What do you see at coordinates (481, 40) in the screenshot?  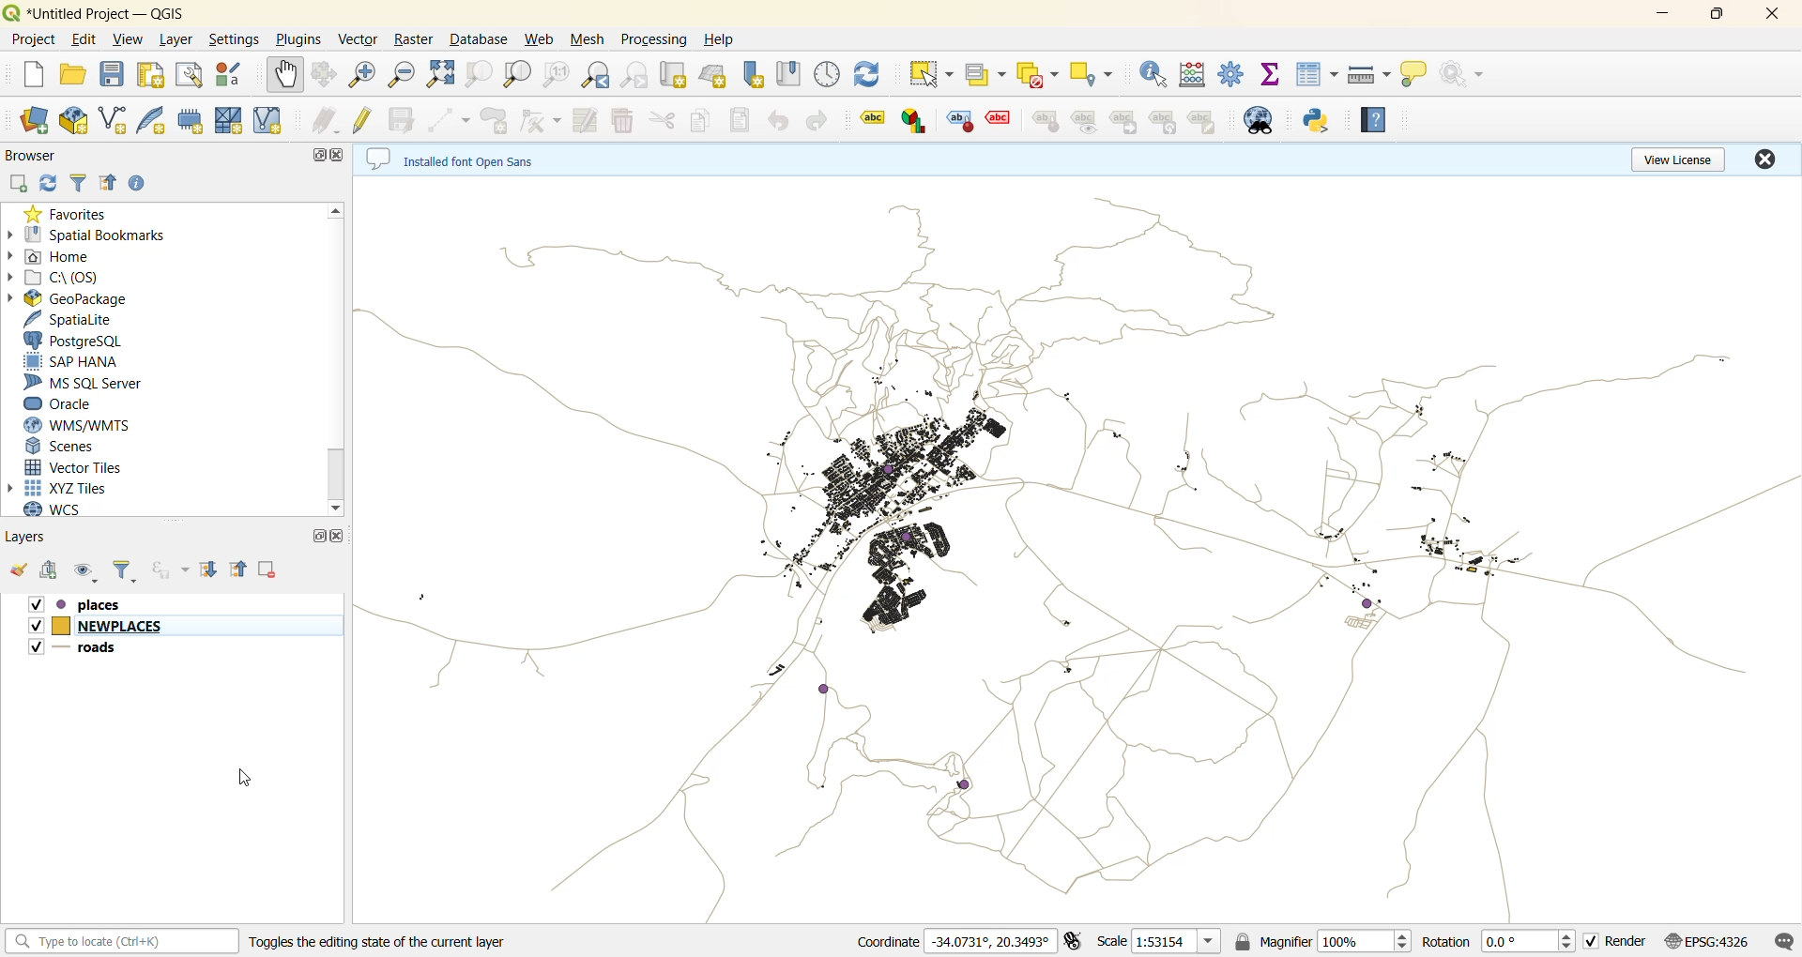 I see `database` at bounding box center [481, 40].